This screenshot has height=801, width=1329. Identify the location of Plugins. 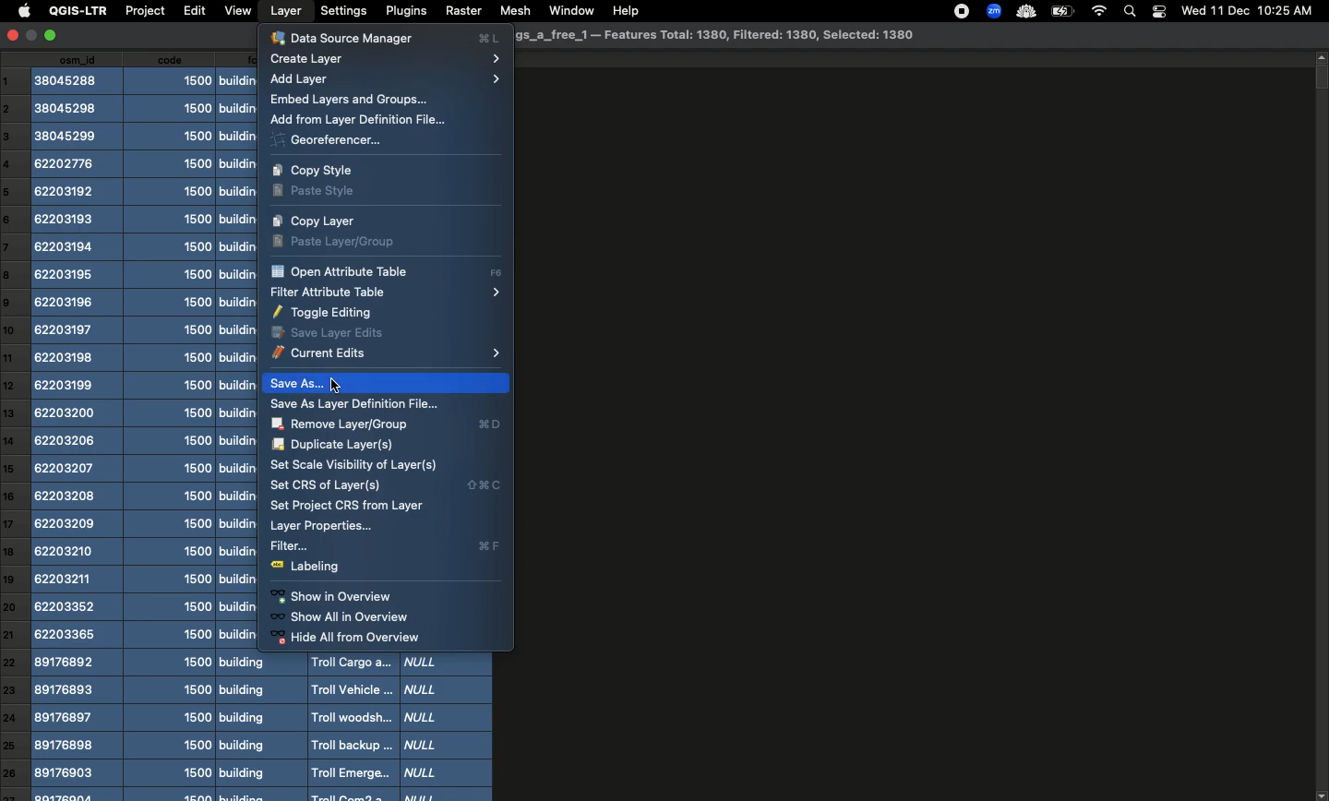
(404, 10).